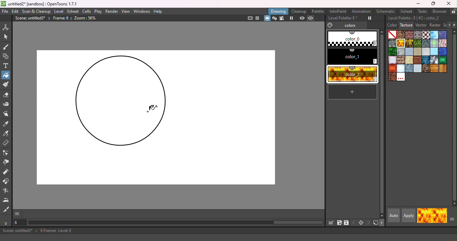 The width and height of the screenshot is (457, 241). What do you see at coordinates (432, 4) in the screenshot?
I see `Maximize` at bounding box center [432, 4].